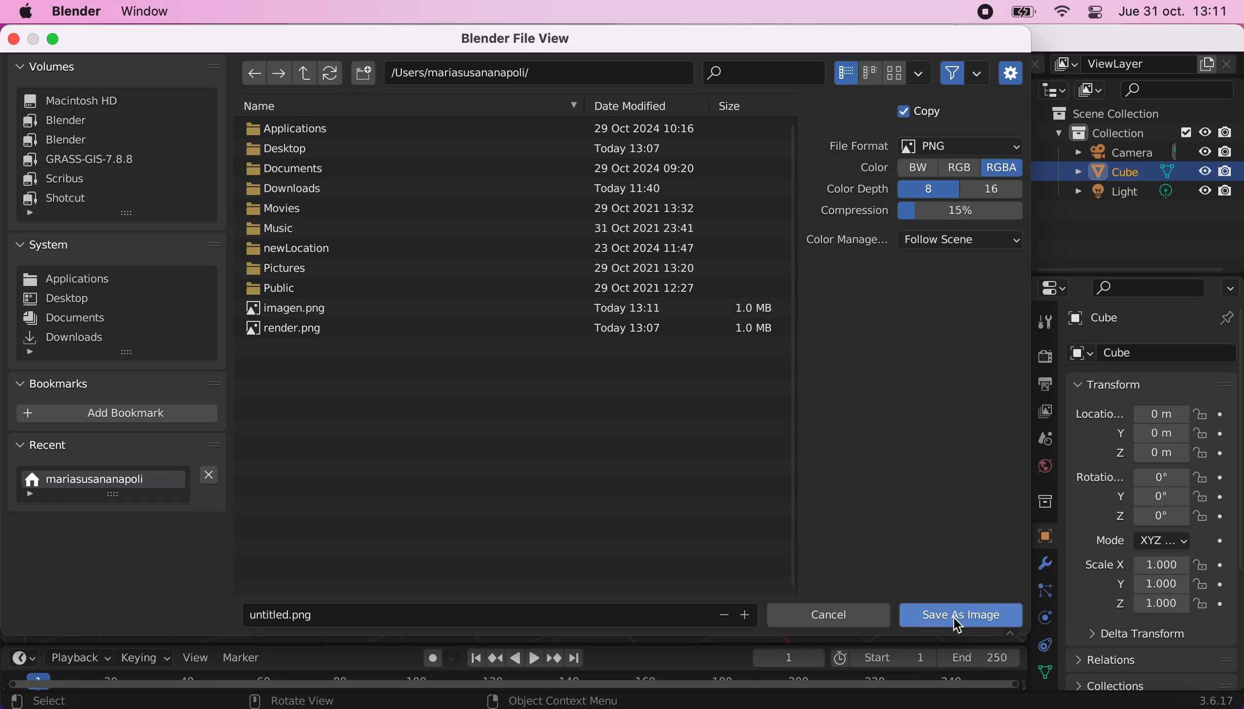 The image size is (1244, 709). What do you see at coordinates (1139, 452) in the screenshot?
I see `location z` at bounding box center [1139, 452].